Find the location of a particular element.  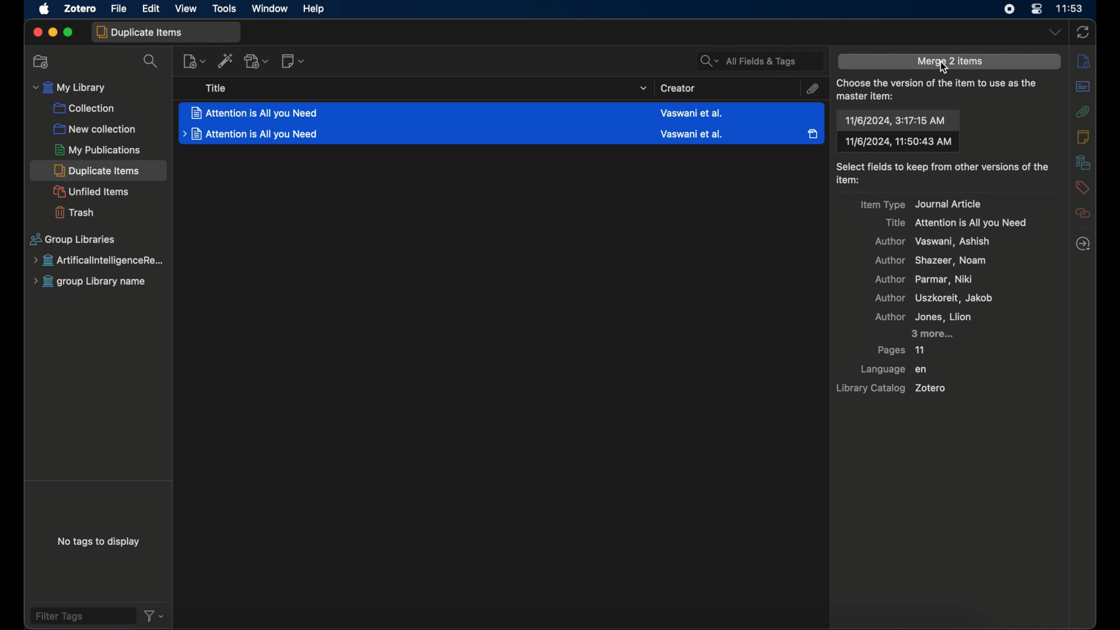

Title is located at coordinates (222, 88).